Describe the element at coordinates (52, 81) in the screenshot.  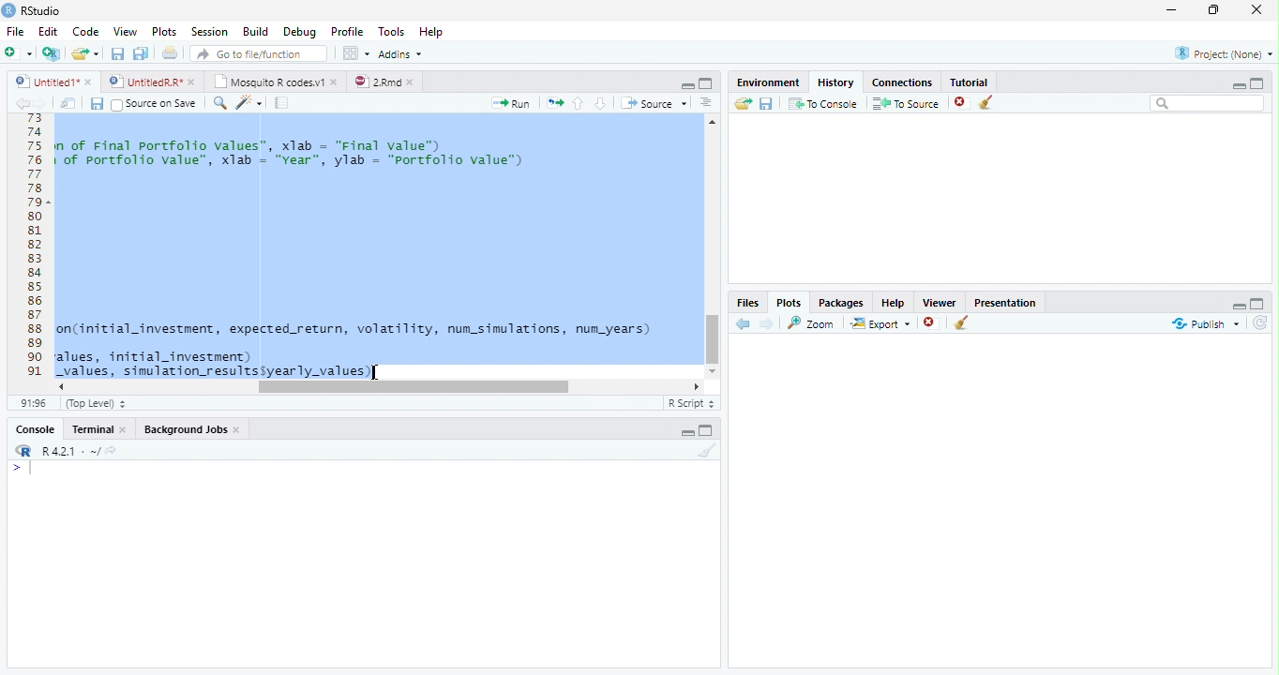
I see `Untited1*` at that location.